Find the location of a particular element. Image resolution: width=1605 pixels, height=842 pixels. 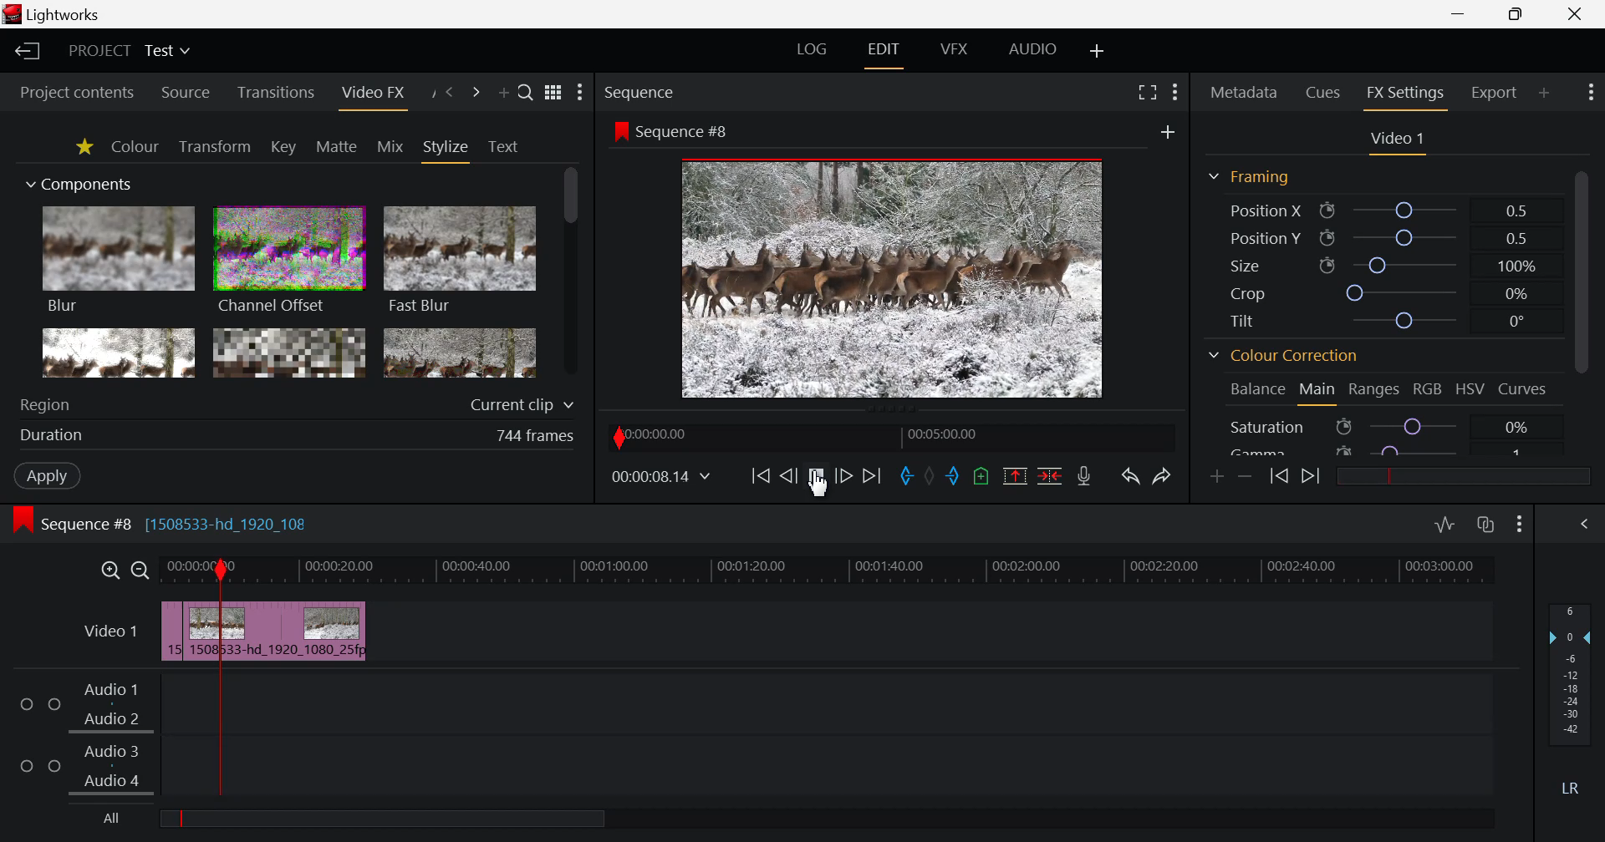

Transform is located at coordinates (214, 146).